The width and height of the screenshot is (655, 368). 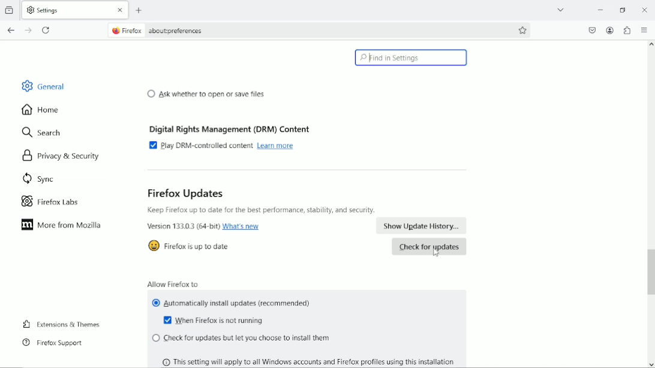 What do you see at coordinates (63, 226) in the screenshot?
I see `more from mozilla` at bounding box center [63, 226].